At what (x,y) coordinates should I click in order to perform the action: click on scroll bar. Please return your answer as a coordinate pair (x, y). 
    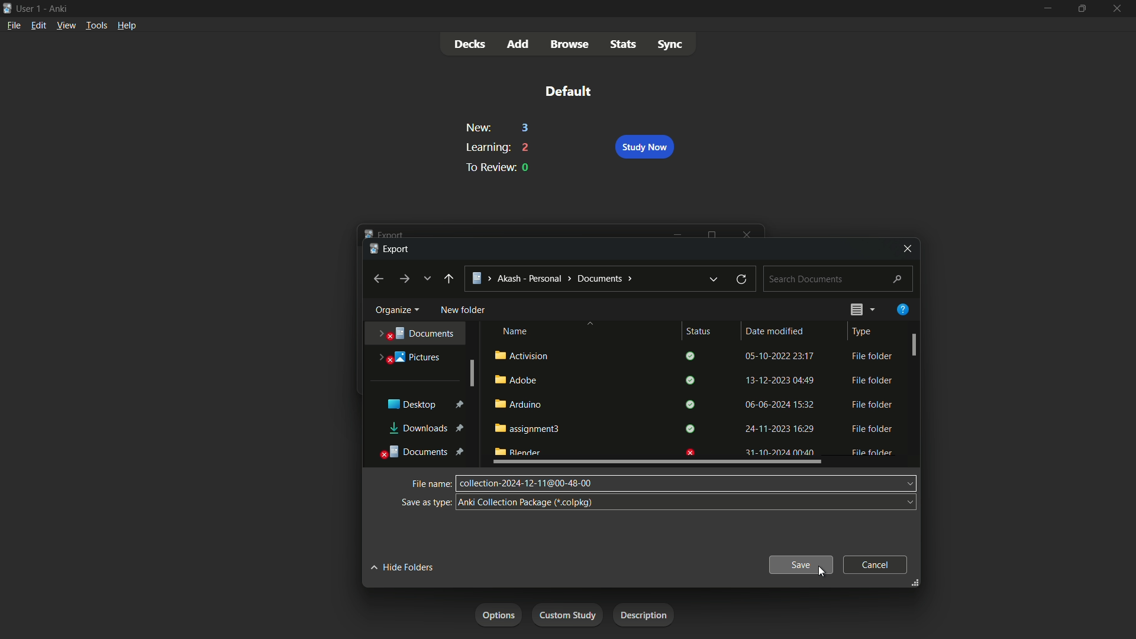
    Looking at the image, I should click on (914, 344).